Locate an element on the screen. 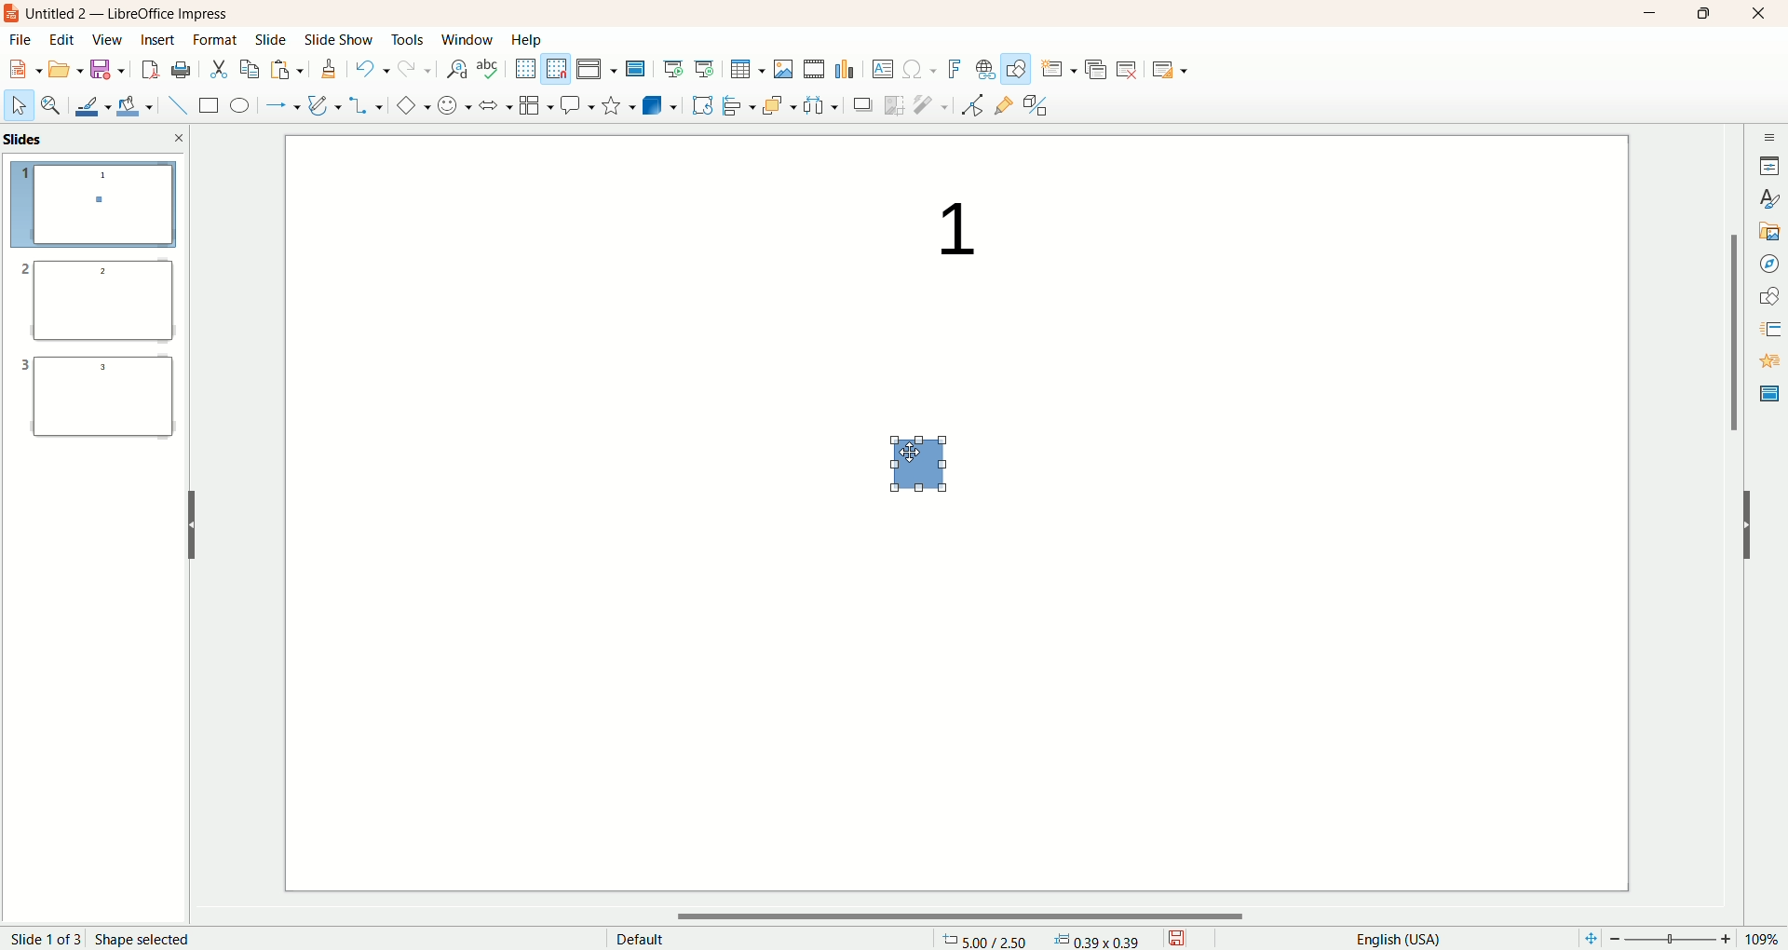 The width and height of the screenshot is (1788, 950). master slide is located at coordinates (638, 69).